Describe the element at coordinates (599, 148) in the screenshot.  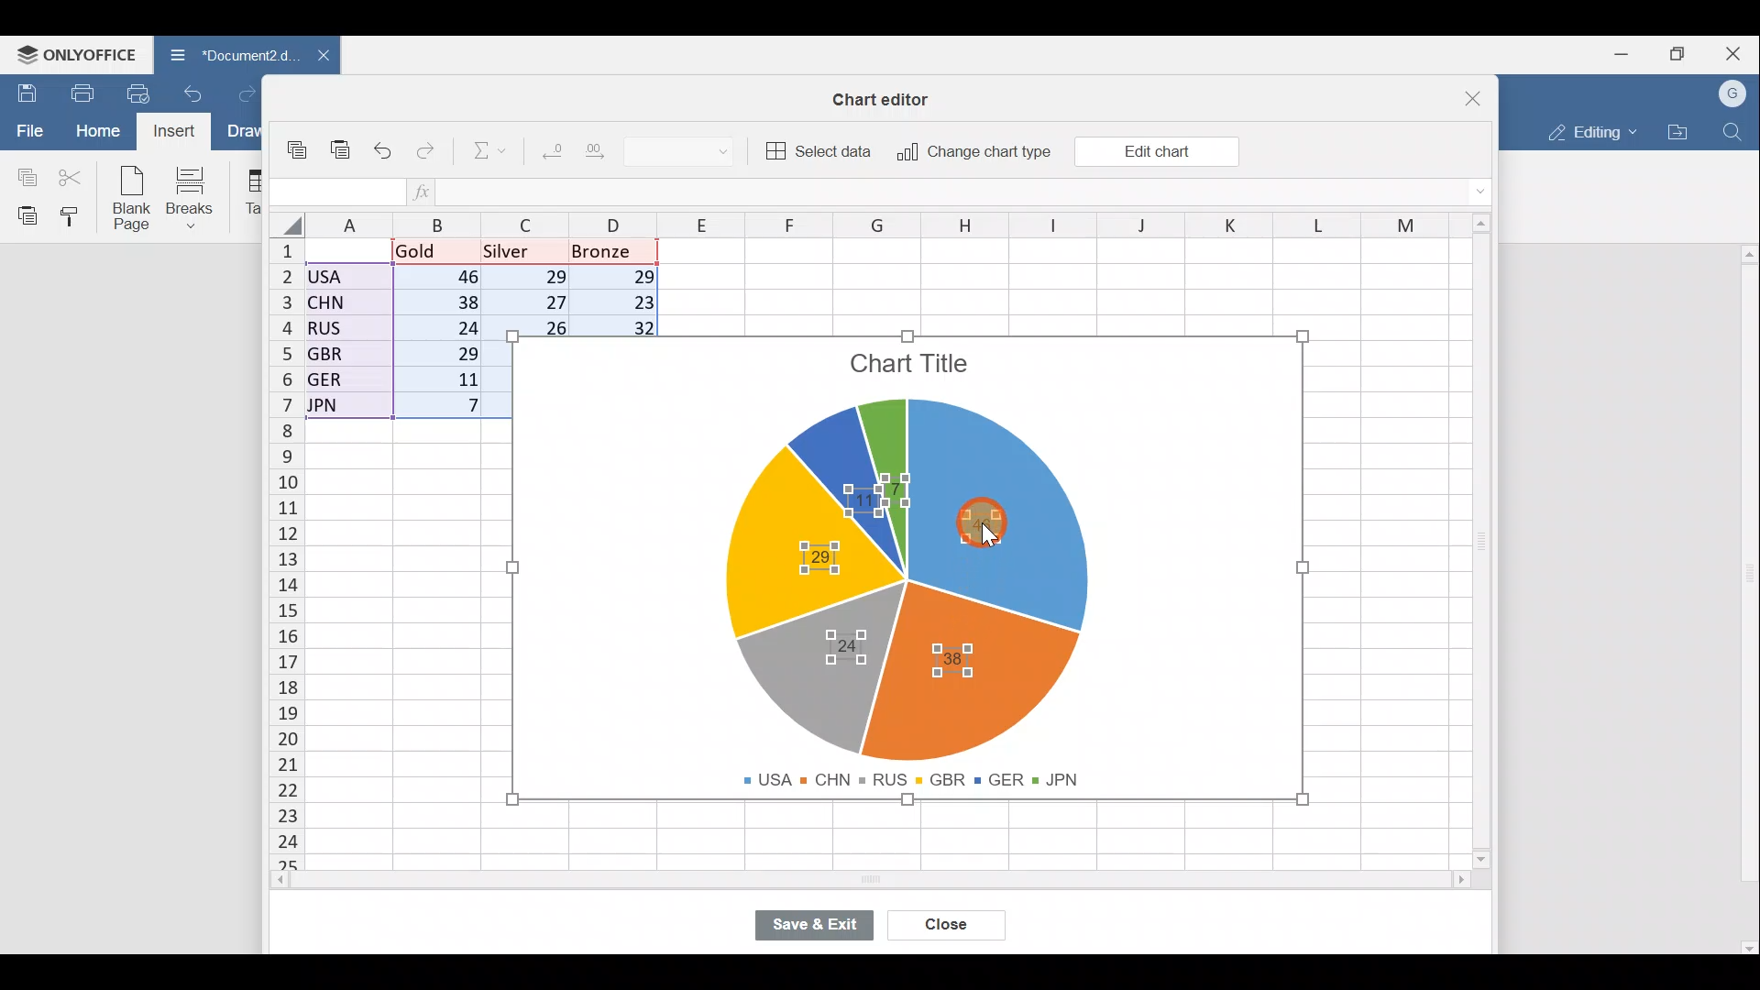
I see `Increase decimal` at that location.